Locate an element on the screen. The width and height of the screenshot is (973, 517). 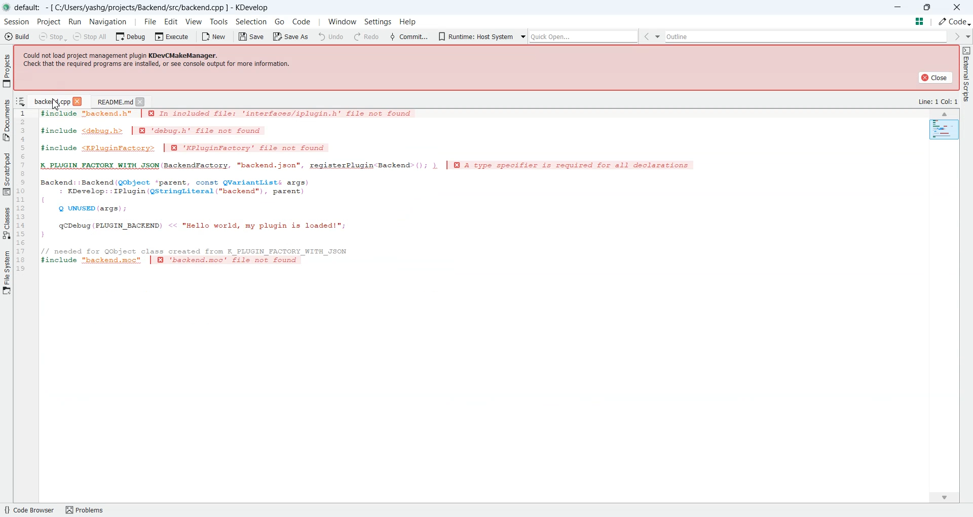
Navigation is located at coordinates (109, 22).